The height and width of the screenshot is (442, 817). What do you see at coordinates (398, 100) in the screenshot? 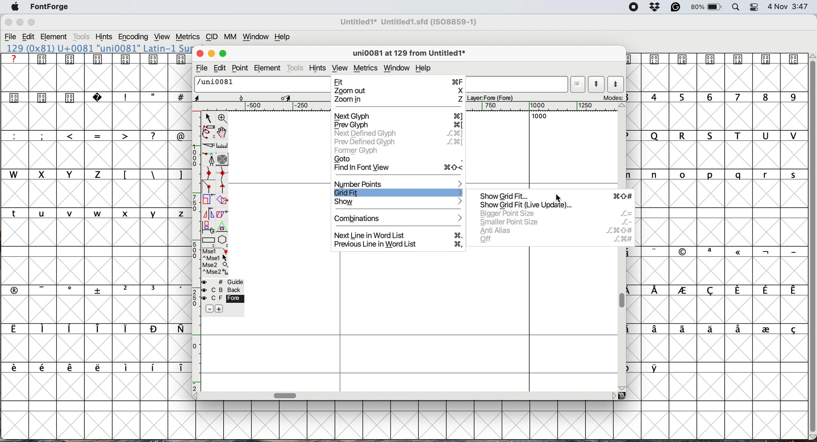
I see `zoom in` at bounding box center [398, 100].